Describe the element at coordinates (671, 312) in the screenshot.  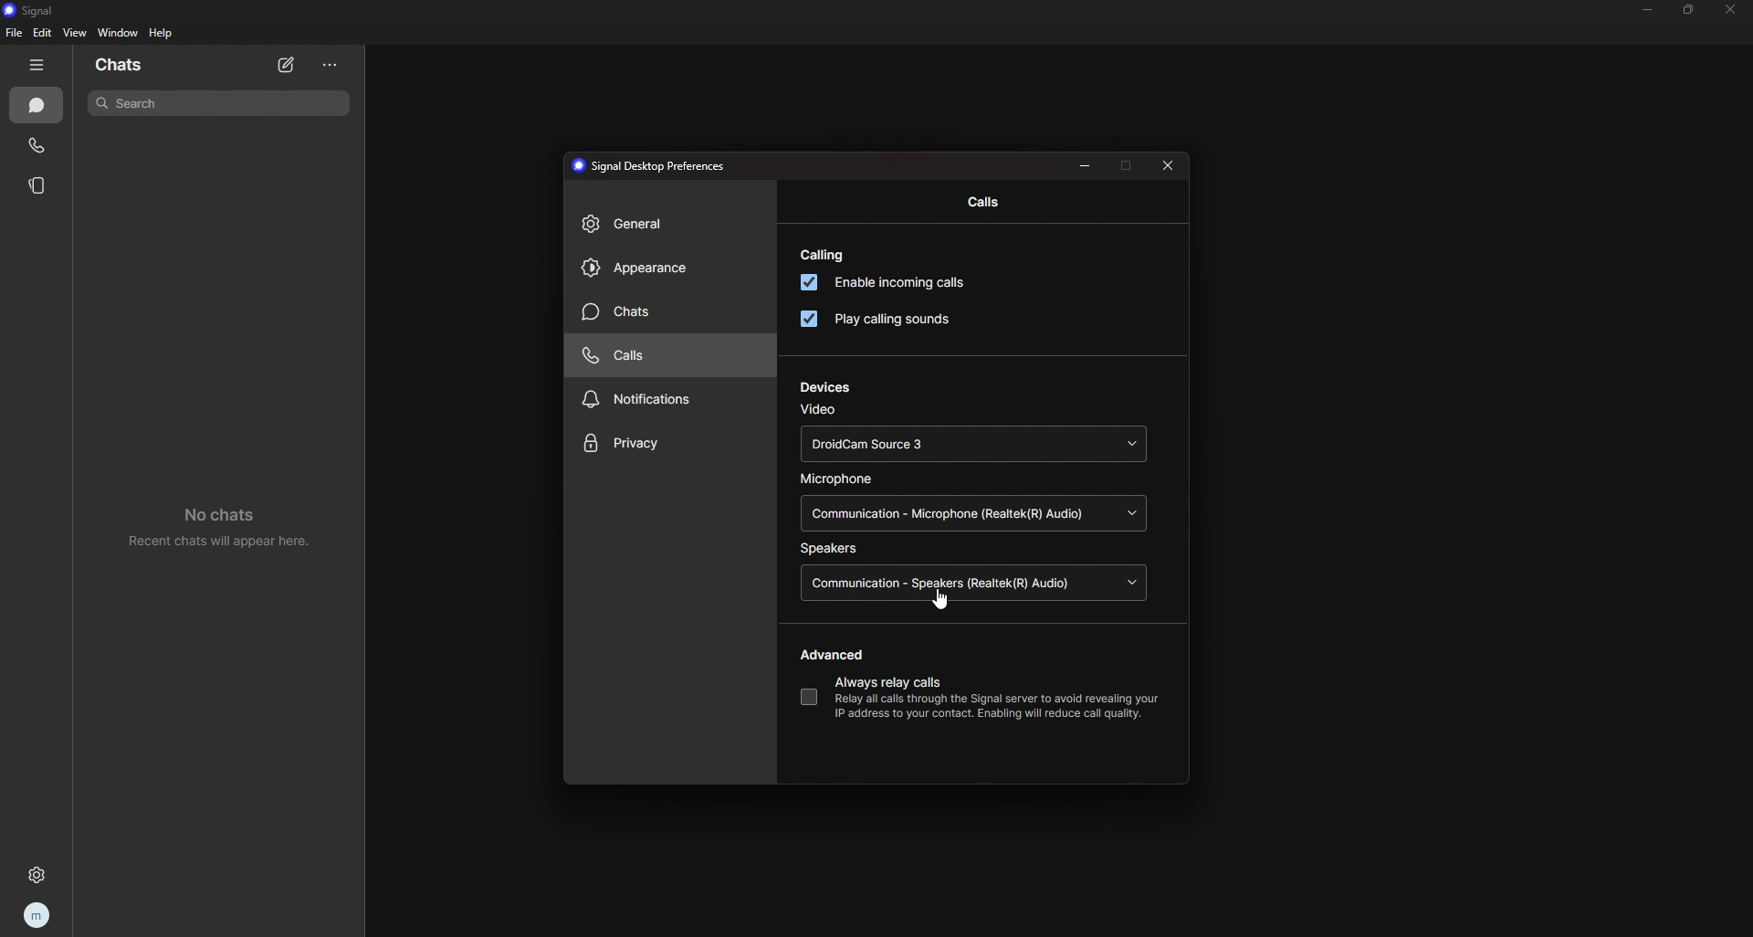
I see `chats` at that location.